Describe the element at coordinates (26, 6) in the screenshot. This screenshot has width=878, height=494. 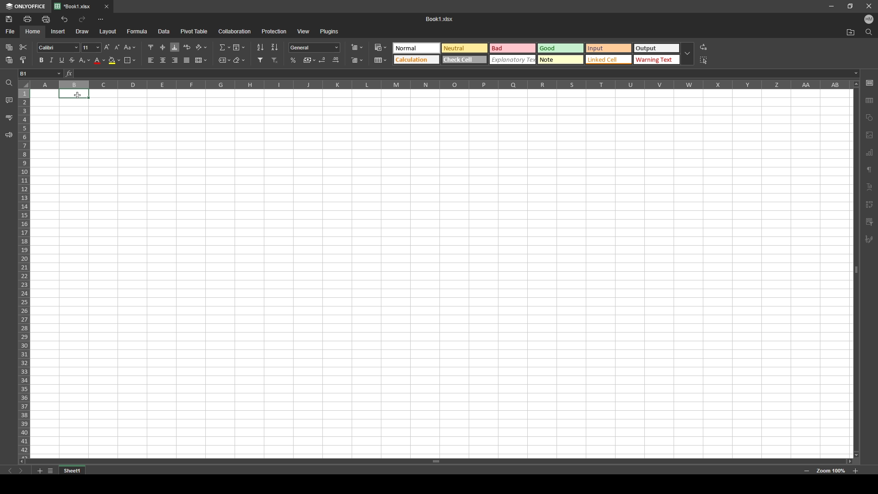
I see `onlyoffice` at that location.